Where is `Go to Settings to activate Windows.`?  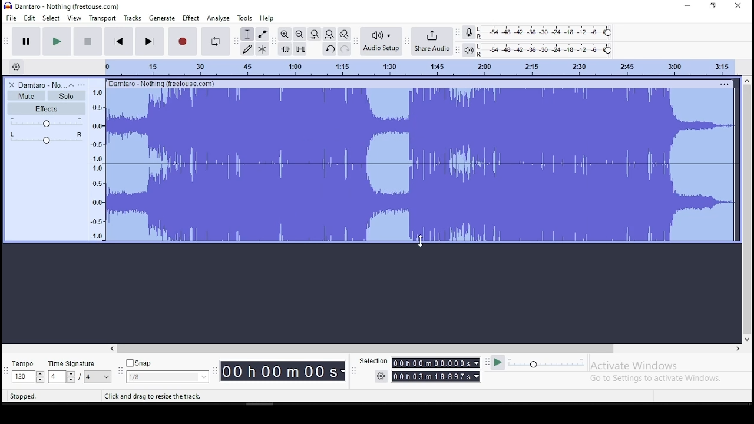 Go to Settings to activate Windows. is located at coordinates (656, 379).